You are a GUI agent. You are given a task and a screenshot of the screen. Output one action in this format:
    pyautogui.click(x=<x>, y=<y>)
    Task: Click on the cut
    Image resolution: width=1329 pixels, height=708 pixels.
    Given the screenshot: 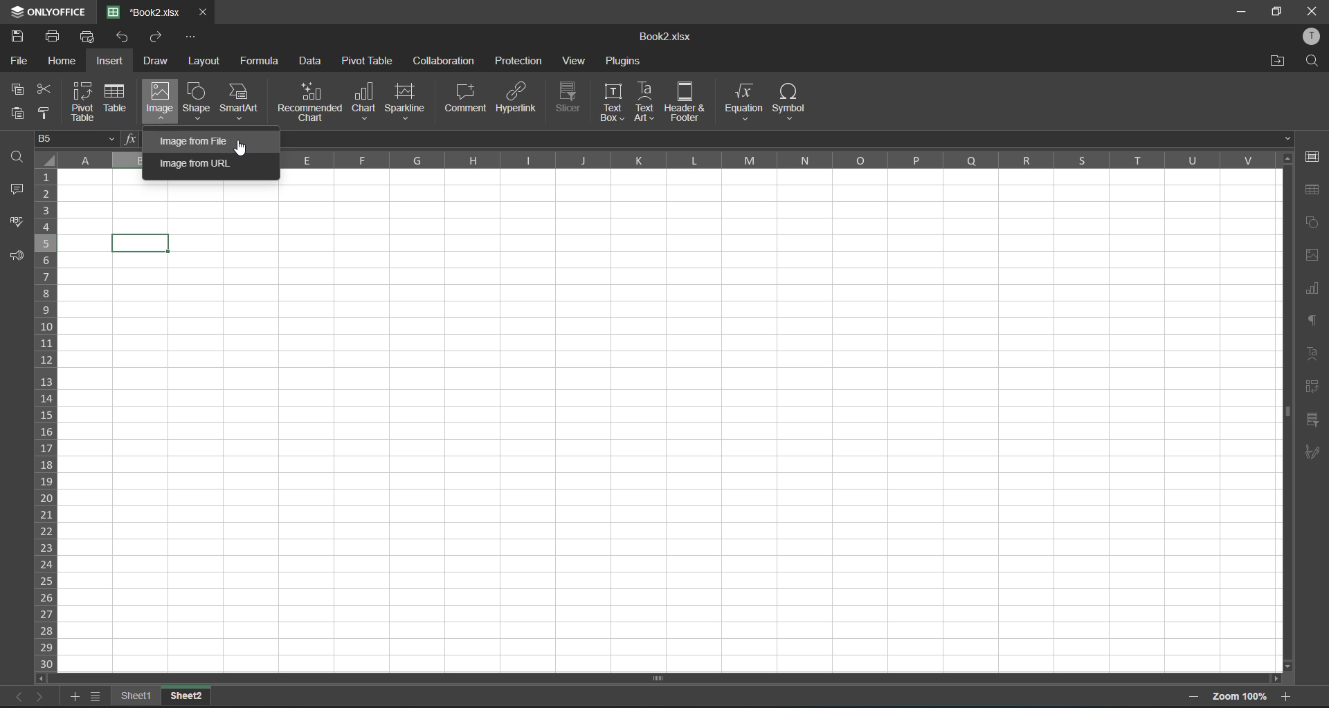 What is the action you would take?
    pyautogui.click(x=47, y=89)
    